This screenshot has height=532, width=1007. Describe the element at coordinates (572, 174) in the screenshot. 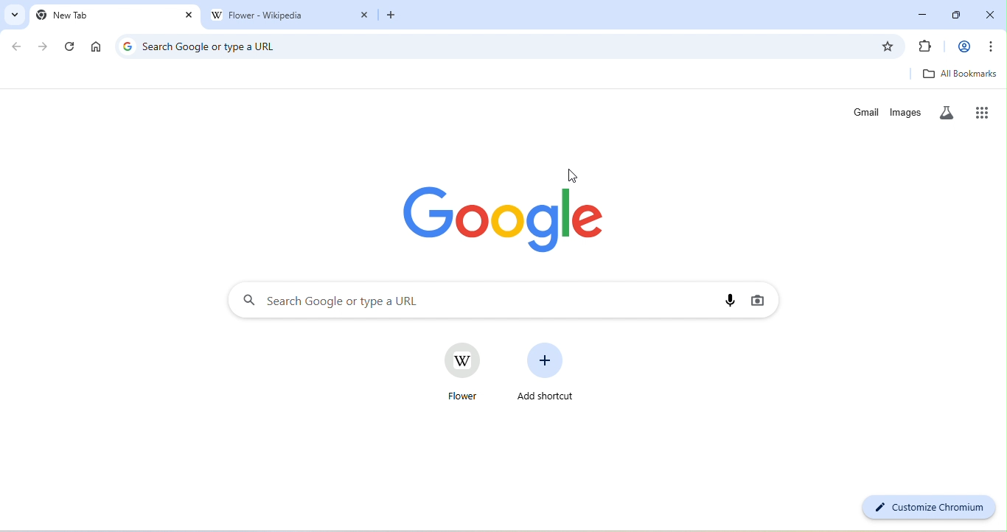

I see `cursor` at that location.